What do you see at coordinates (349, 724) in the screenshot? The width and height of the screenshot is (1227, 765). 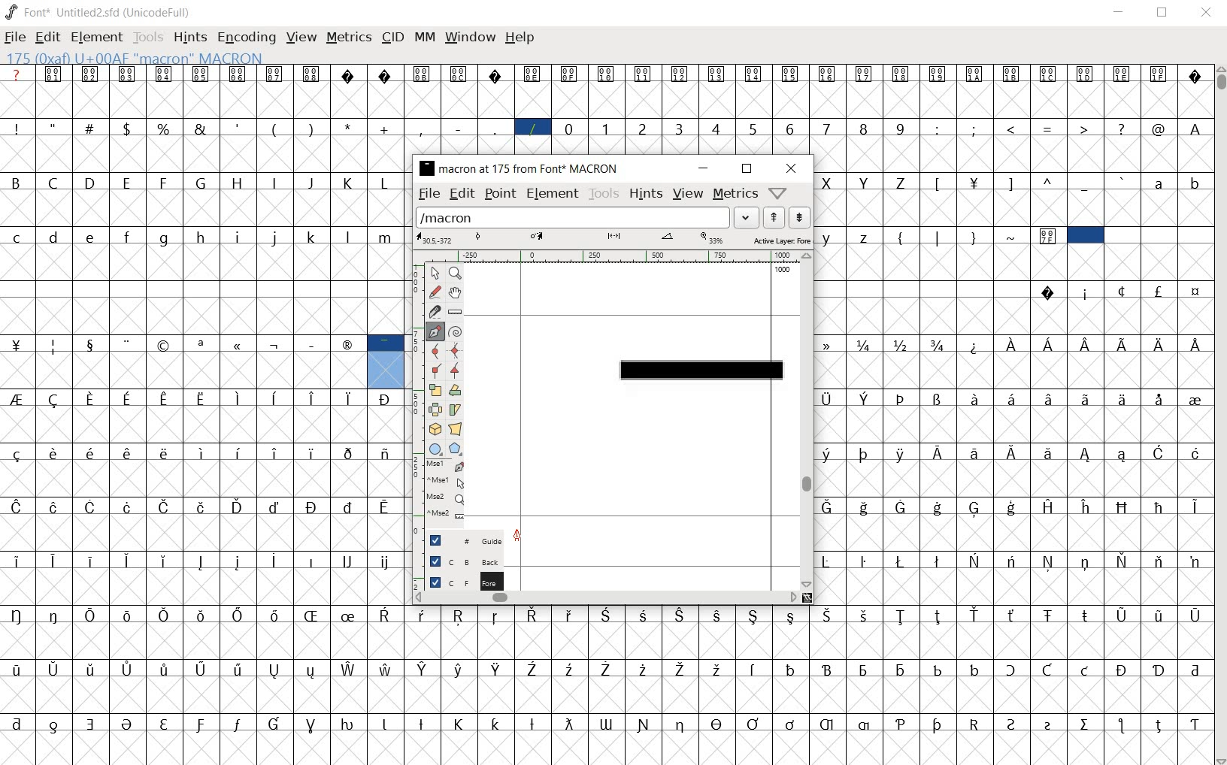 I see `Symbol` at bounding box center [349, 724].